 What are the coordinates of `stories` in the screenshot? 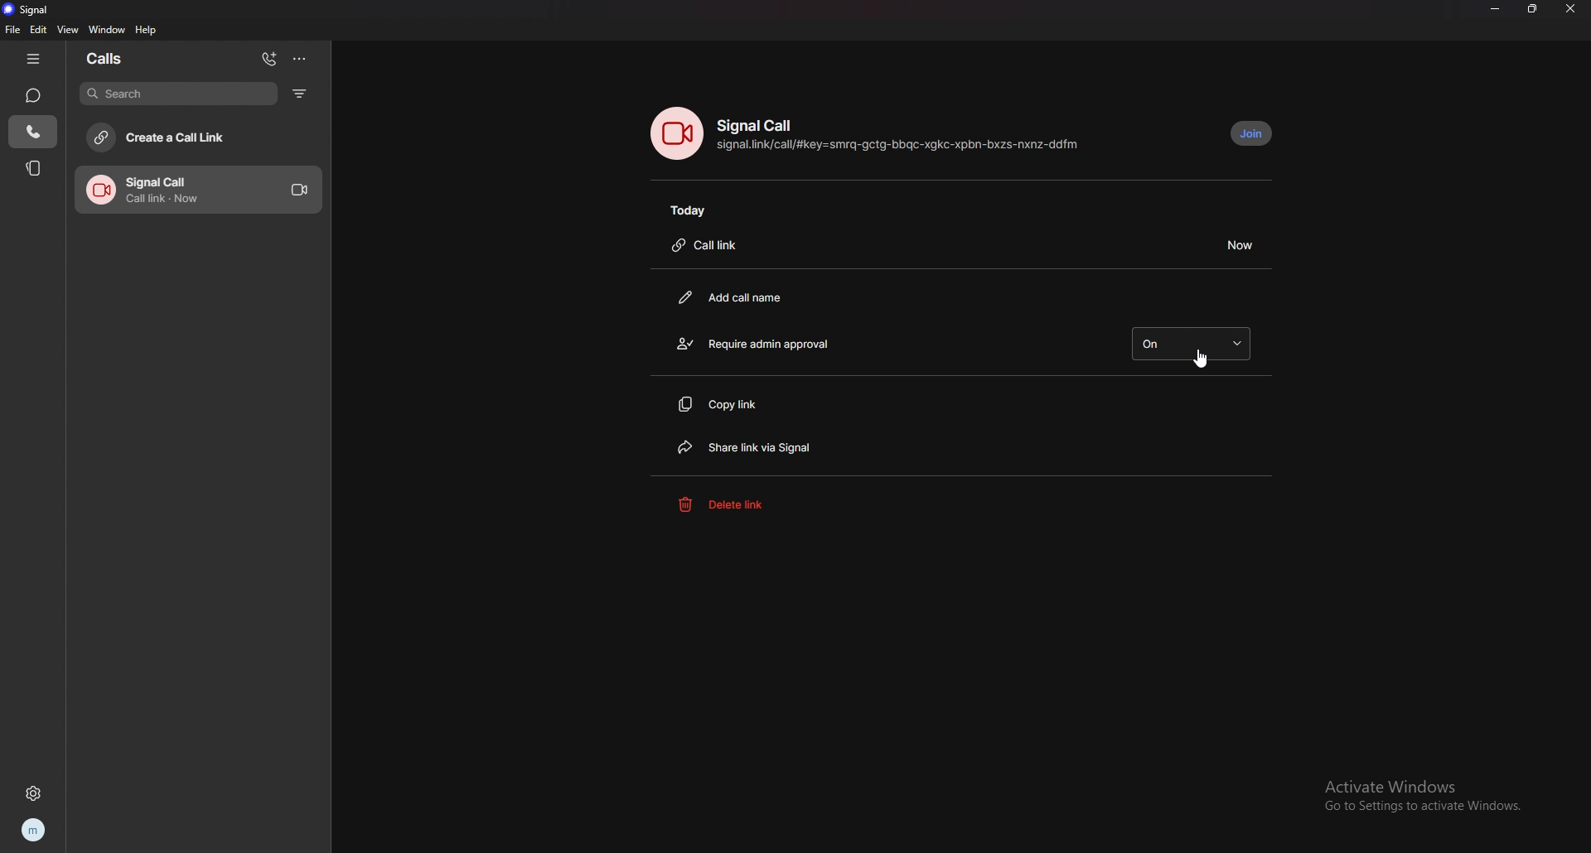 It's located at (35, 166).